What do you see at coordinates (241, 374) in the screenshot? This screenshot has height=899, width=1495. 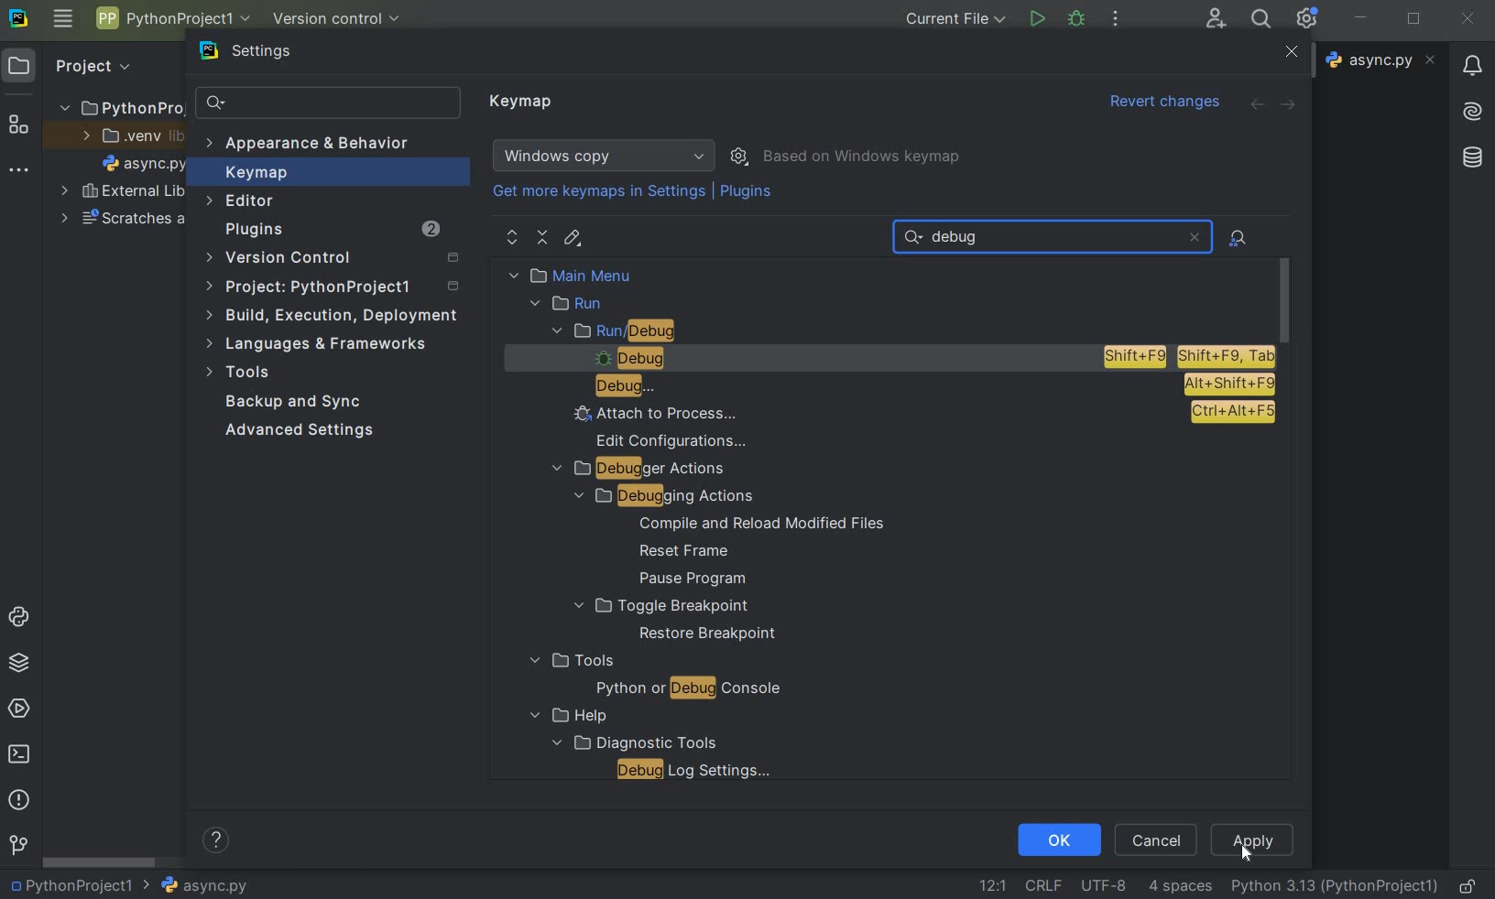 I see `tools` at bounding box center [241, 374].